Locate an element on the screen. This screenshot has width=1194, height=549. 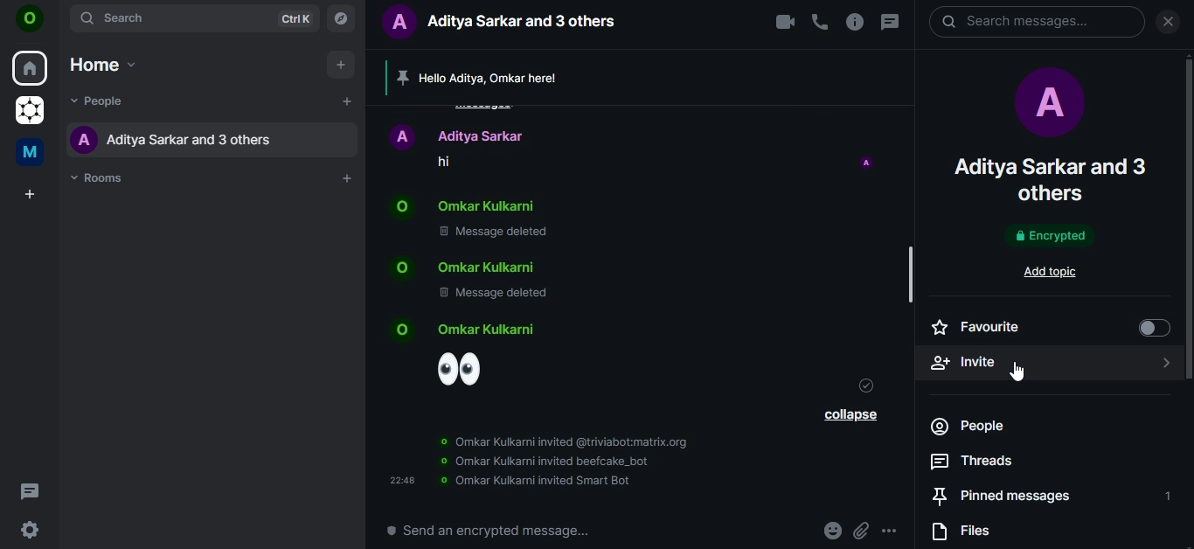
send a encrypted message is located at coordinates (487, 530).